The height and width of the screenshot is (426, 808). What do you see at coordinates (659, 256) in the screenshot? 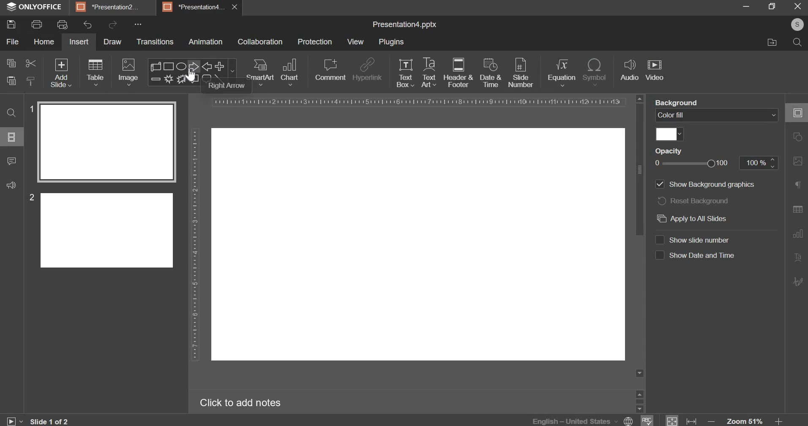
I see `show date & time` at bounding box center [659, 256].